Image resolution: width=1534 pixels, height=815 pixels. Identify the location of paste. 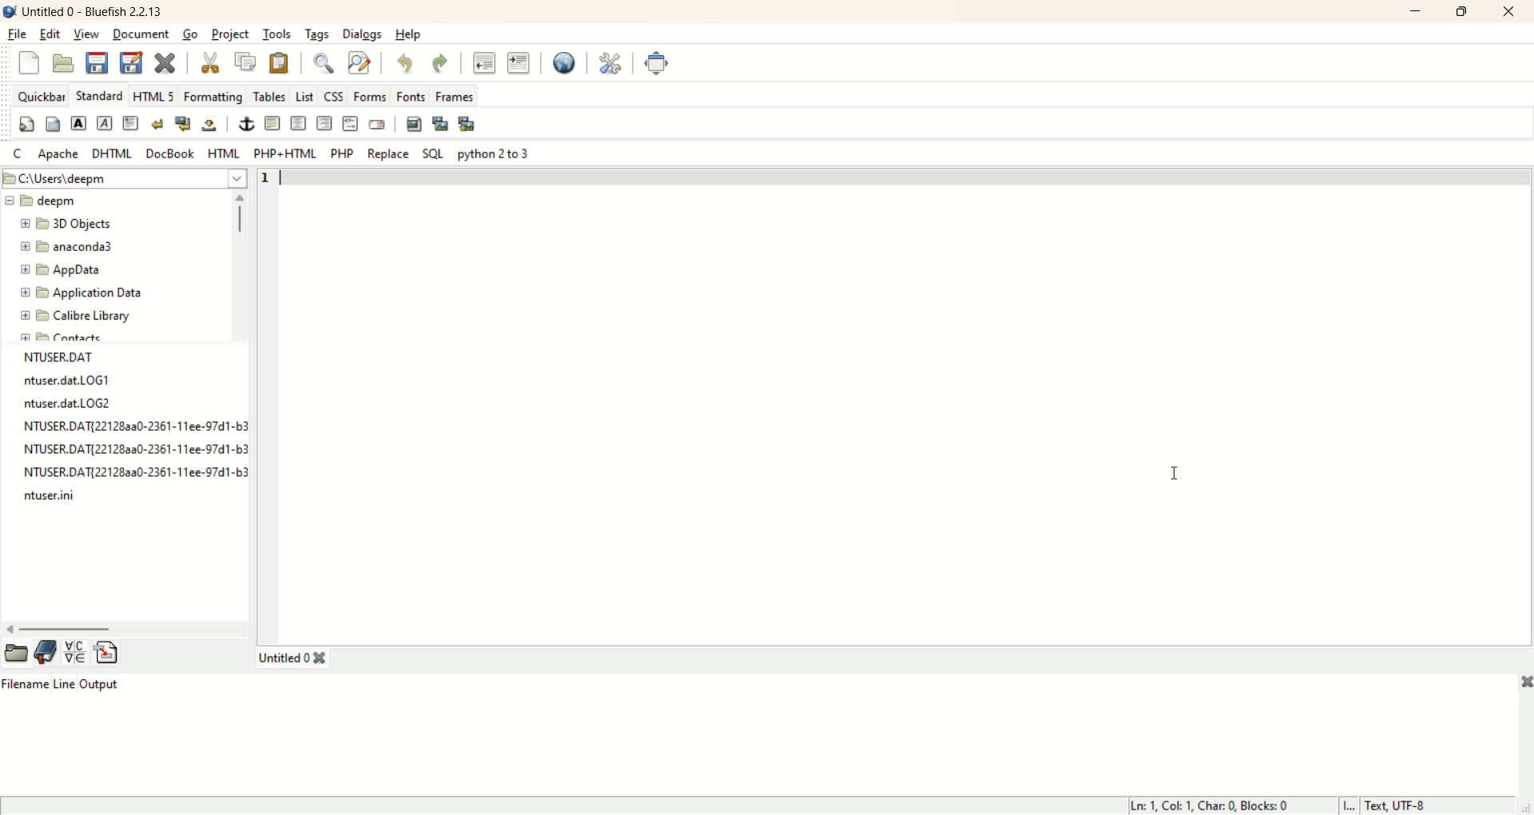
(278, 63).